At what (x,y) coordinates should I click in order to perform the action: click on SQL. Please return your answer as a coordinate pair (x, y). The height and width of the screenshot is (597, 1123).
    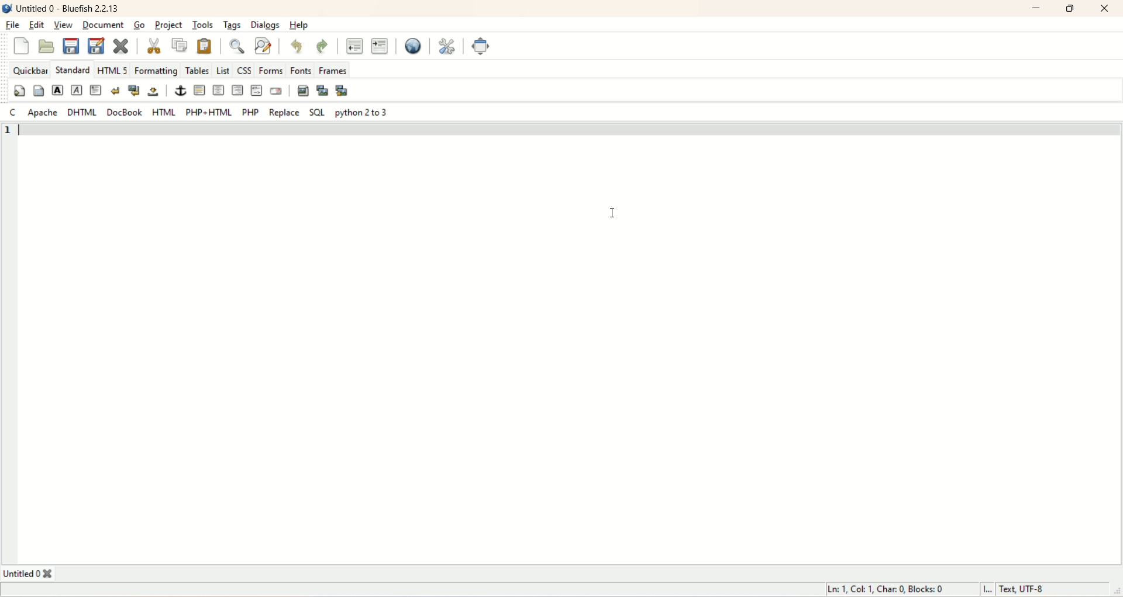
    Looking at the image, I should click on (315, 113).